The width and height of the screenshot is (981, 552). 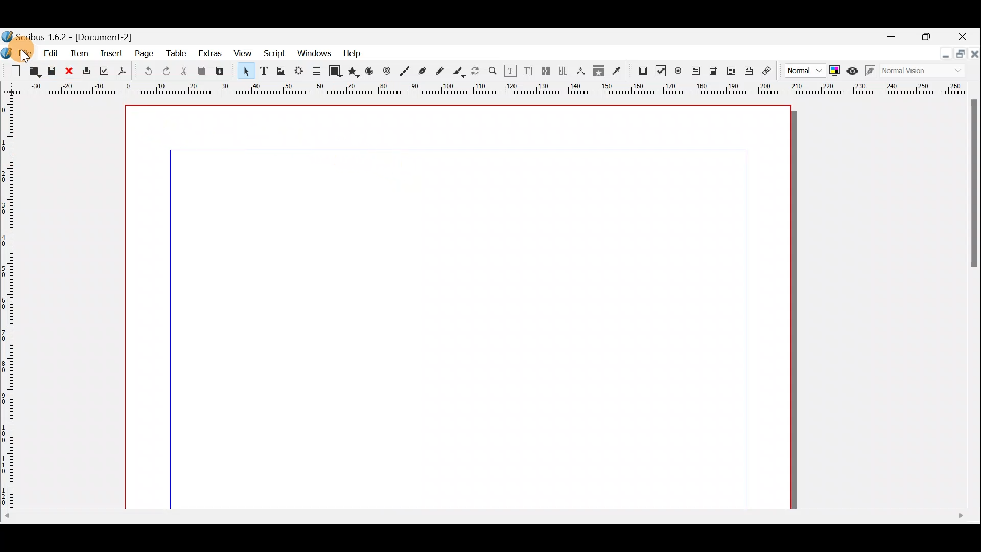 What do you see at coordinates (18, 52) in the screenshot?
I see `File` at bounding box center [18, 52].